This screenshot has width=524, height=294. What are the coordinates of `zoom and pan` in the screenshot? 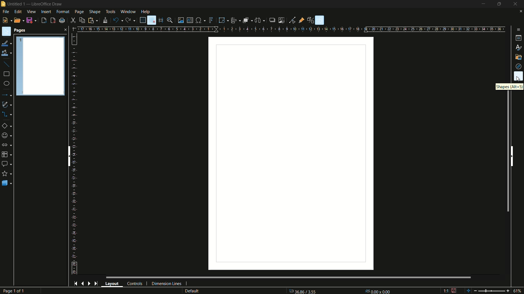 It's located at (170, 20).